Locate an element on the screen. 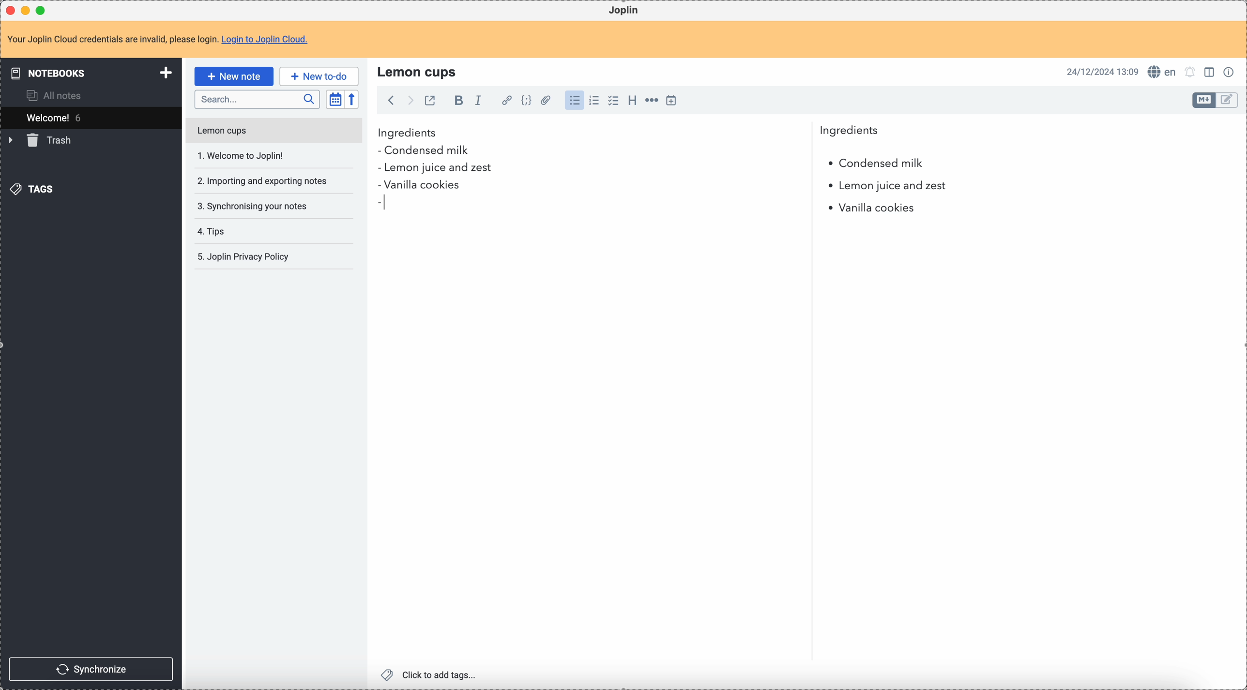 This screenshot has height=690, width=1247. spell checker is located at coordinates (1165, 72).